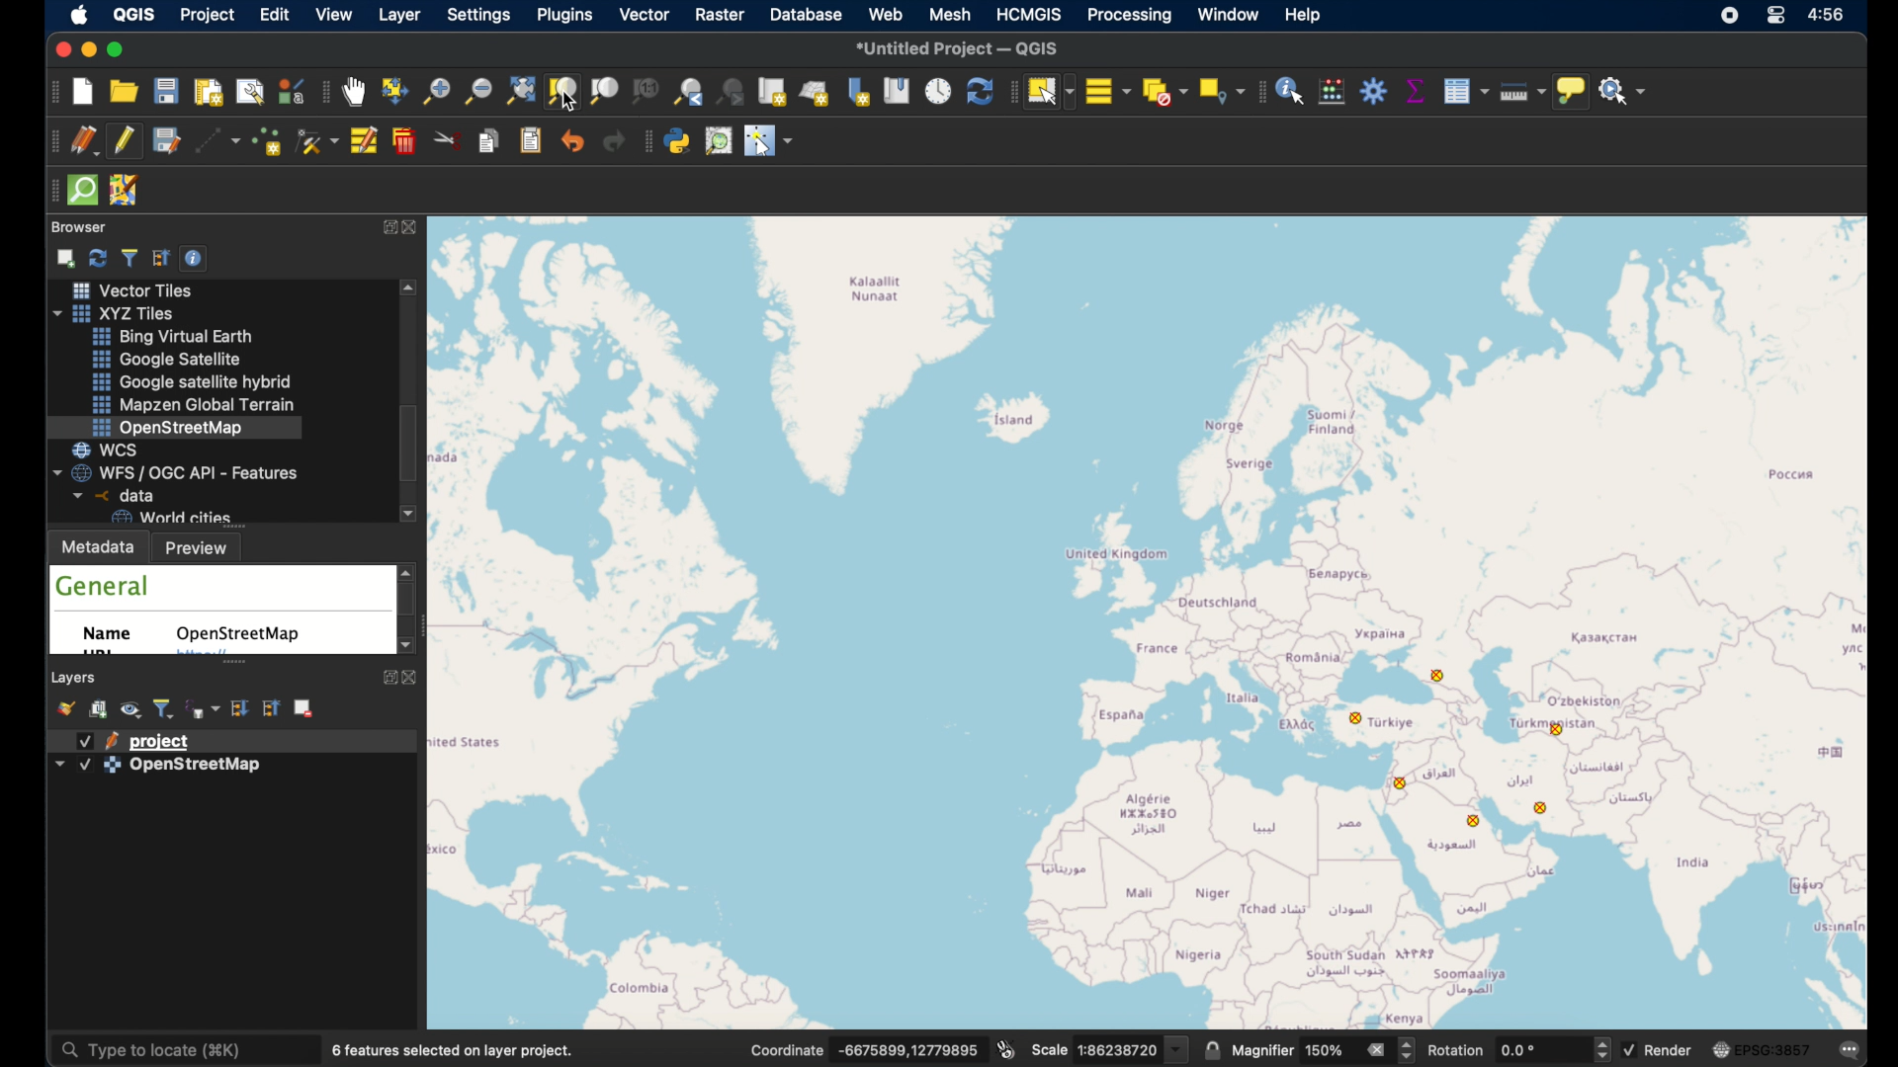 This screenshot has height=1067, width=1898. What do you see at coordinates (1303, 15) in the screenshot?
I see `help` at bounding box center [1303, 15].